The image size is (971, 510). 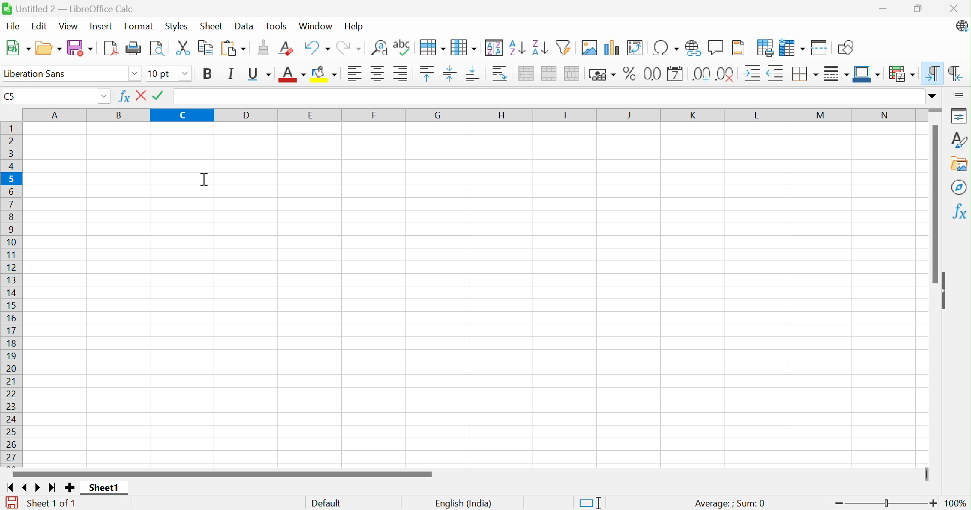 I want to click on Decrease indent, so click(x=776, y=74).